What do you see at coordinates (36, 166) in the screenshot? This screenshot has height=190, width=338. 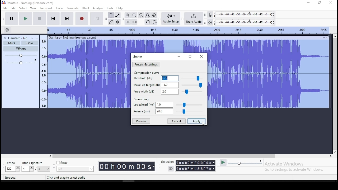 I see `time signature` at bounding box center [36, 166].